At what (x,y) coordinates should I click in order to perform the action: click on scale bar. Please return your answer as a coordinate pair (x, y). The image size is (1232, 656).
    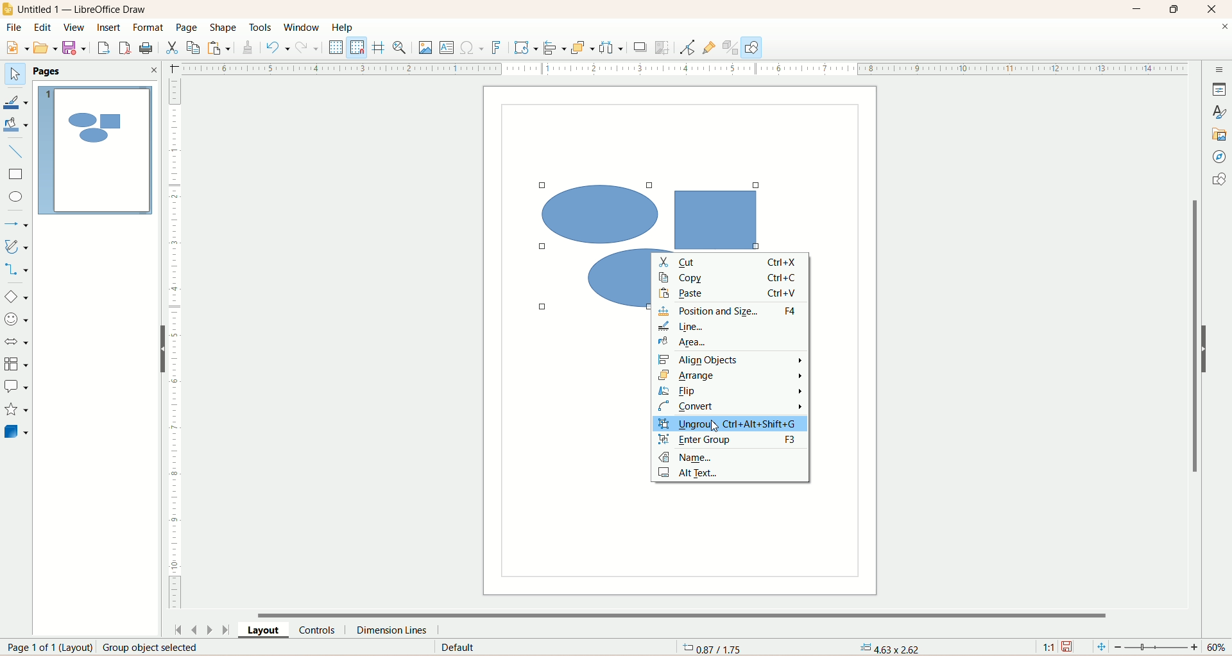
    Looking at the image, I should click on (179, 344).